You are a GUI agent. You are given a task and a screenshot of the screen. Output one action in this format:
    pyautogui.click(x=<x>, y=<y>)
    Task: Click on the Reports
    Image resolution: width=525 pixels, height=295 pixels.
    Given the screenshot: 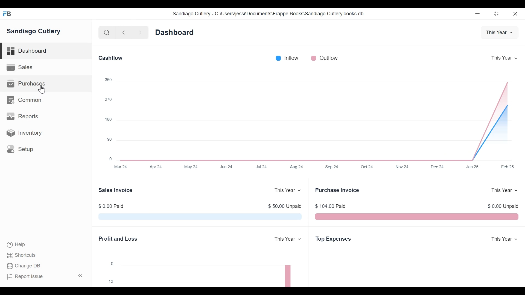 What is the action you would take?
    pyautogui.click(x=22, y=117)
    